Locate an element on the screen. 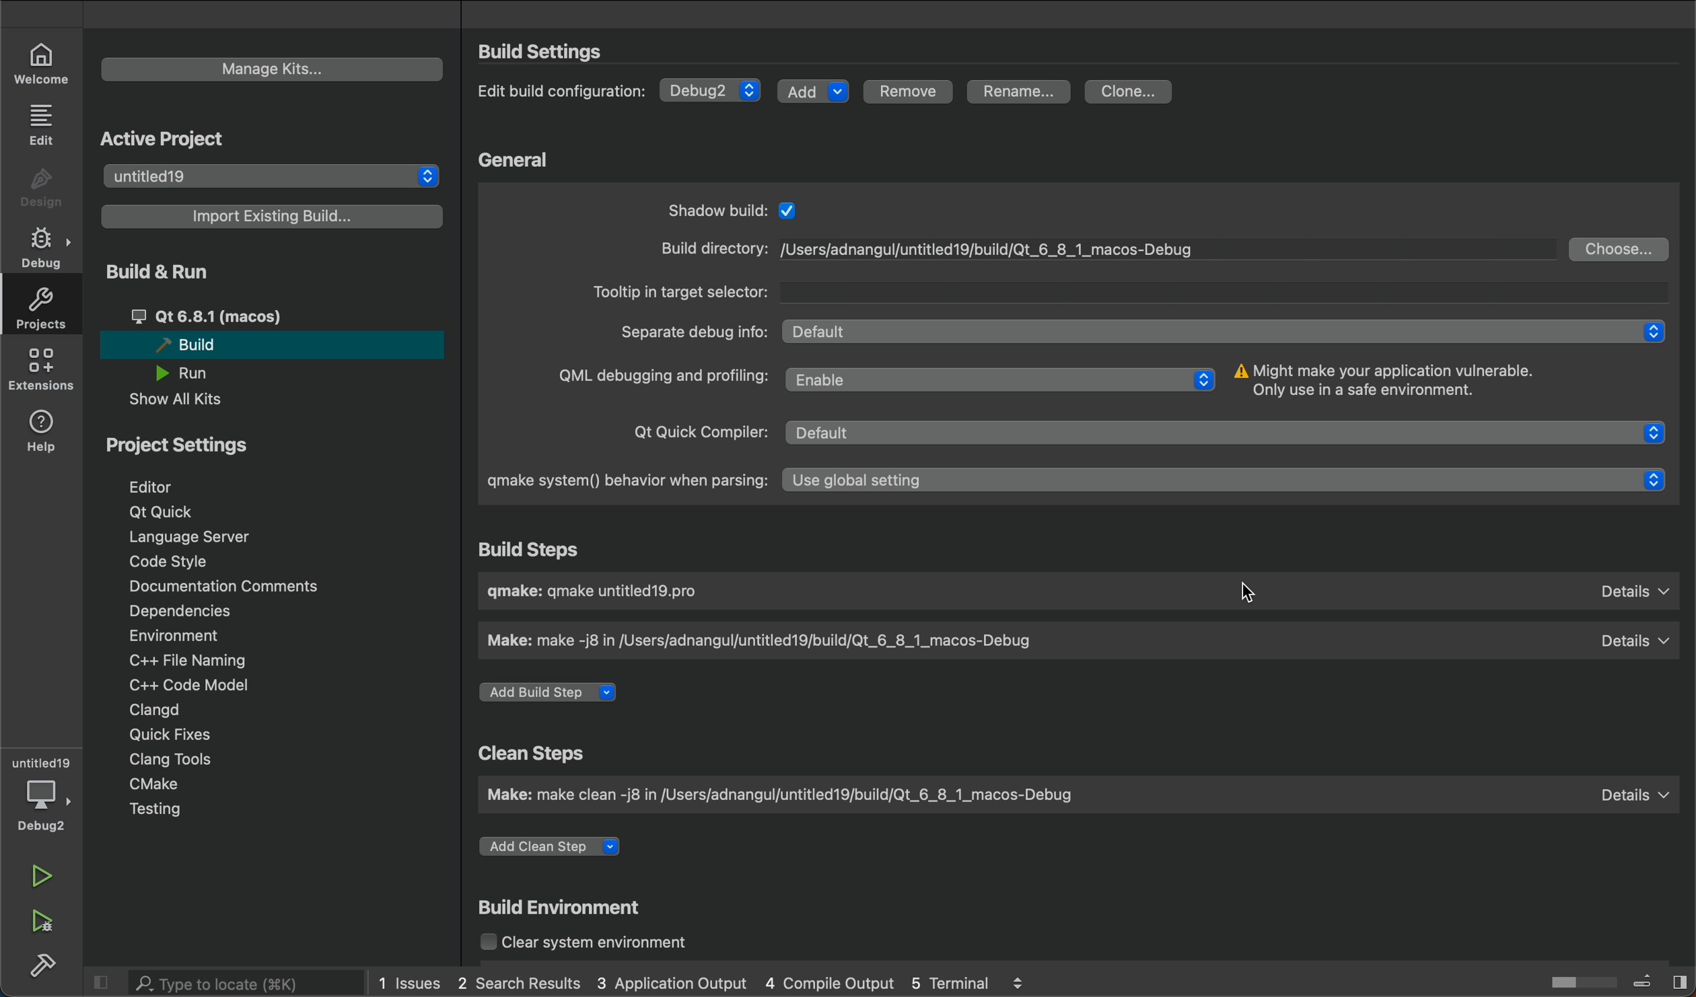 This screenshot has height=997, width=1696. Documentation  is located at coordinates (220, 587).